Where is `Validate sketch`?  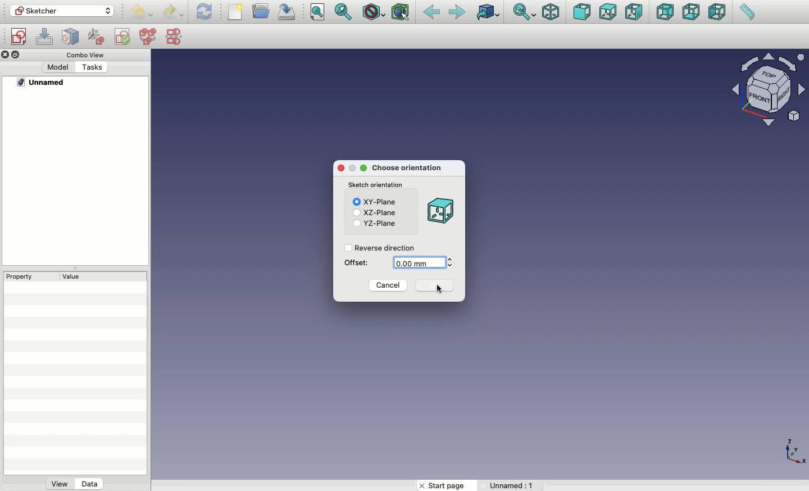 Validate sketch is located at coordinates (124, 37).